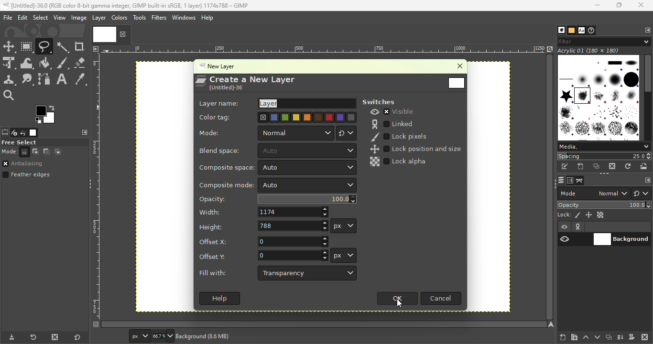 The width and height of the screenshot is (653, 344). Describe the element at coordinates (208, 18) in the screenshot. I see `Help` at that location.